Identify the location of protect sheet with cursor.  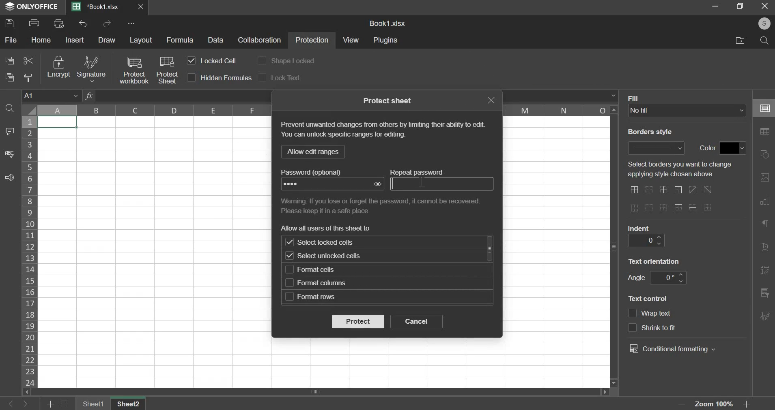
(167, 69).